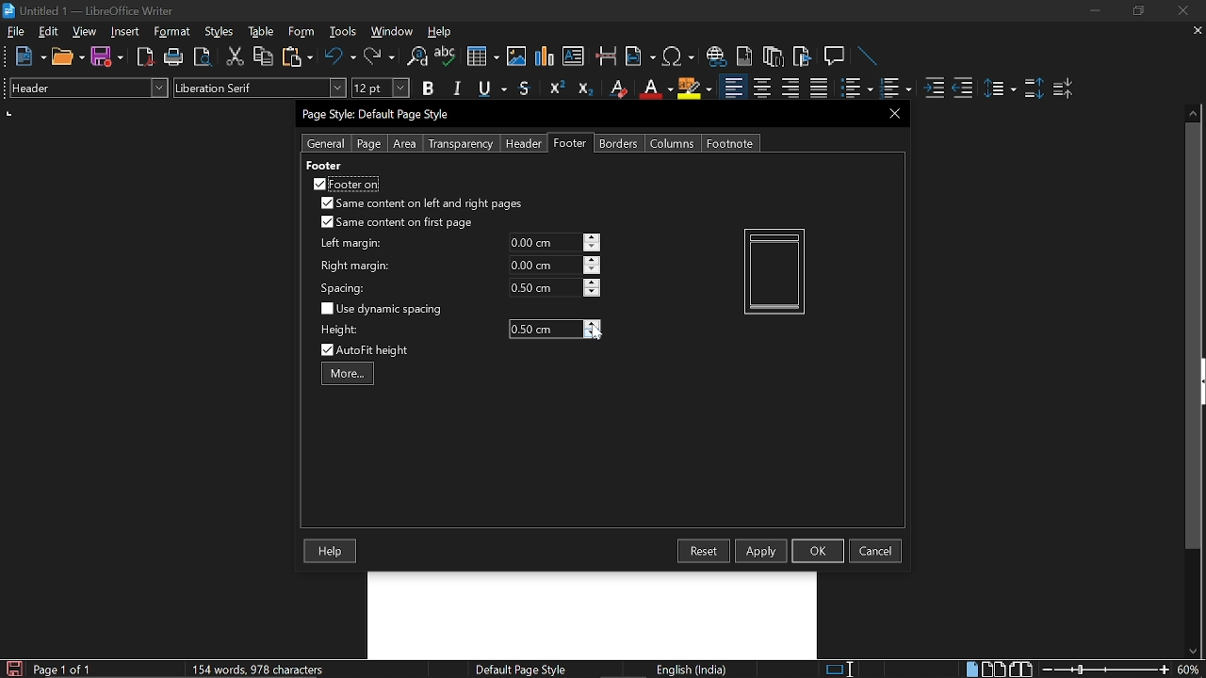 This screenshot has height=678, width=1206. Describe the element at coordinates (349, 244) in the screenshot. I see `left margin` at that location.